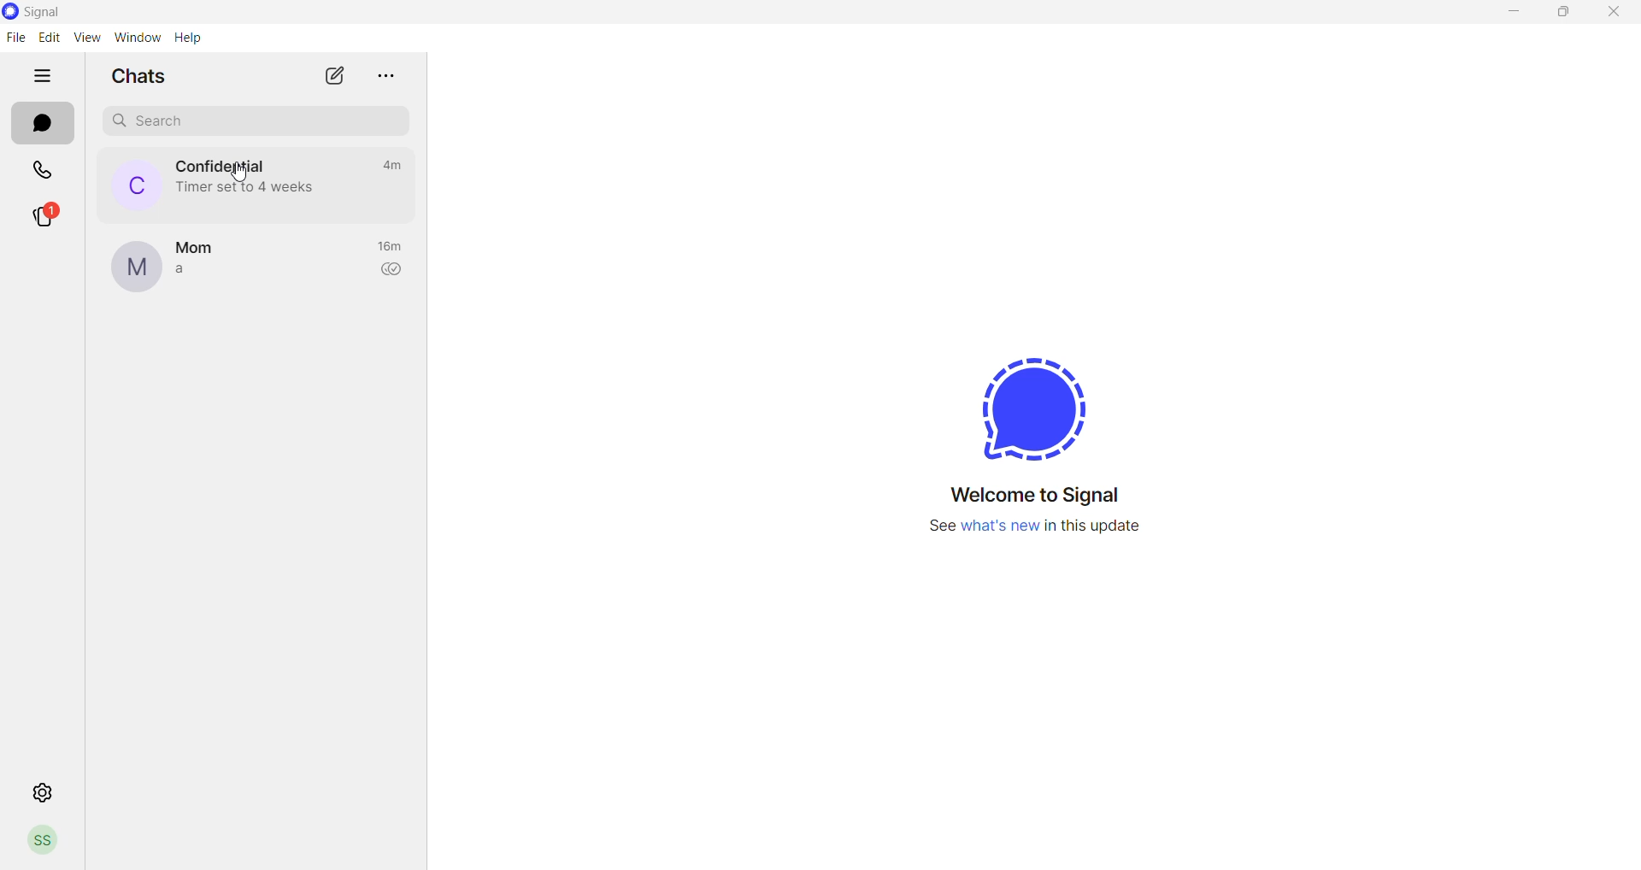 The height and width of the screenshot is (870, 1641). What do you see at coordinates (127, 185) in the screenshot?
I see `profile picture` at bounding box center [127, 185].